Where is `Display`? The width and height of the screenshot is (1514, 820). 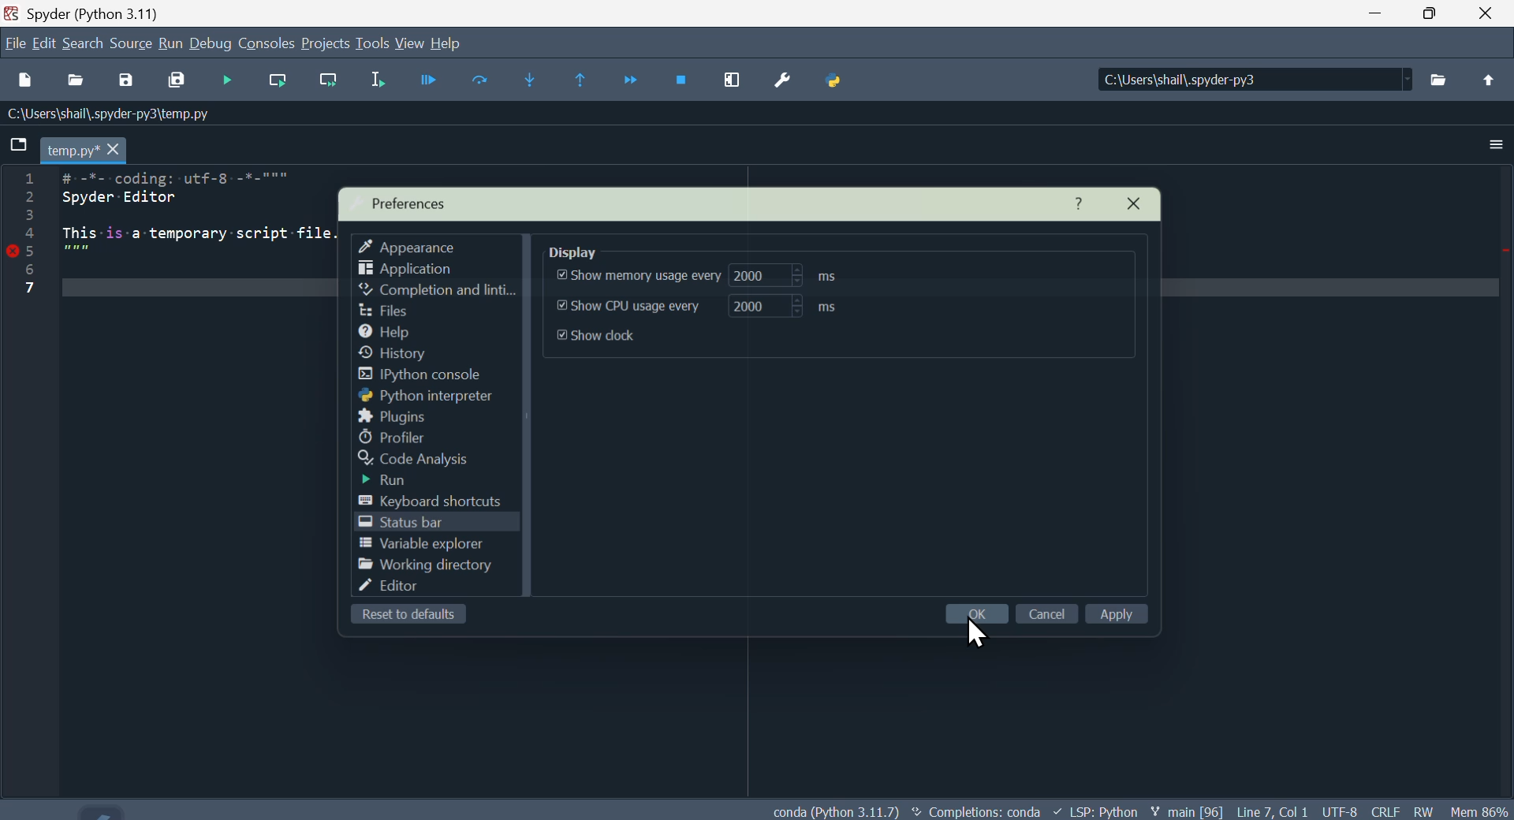 Display is located at coordinates (593, 247).